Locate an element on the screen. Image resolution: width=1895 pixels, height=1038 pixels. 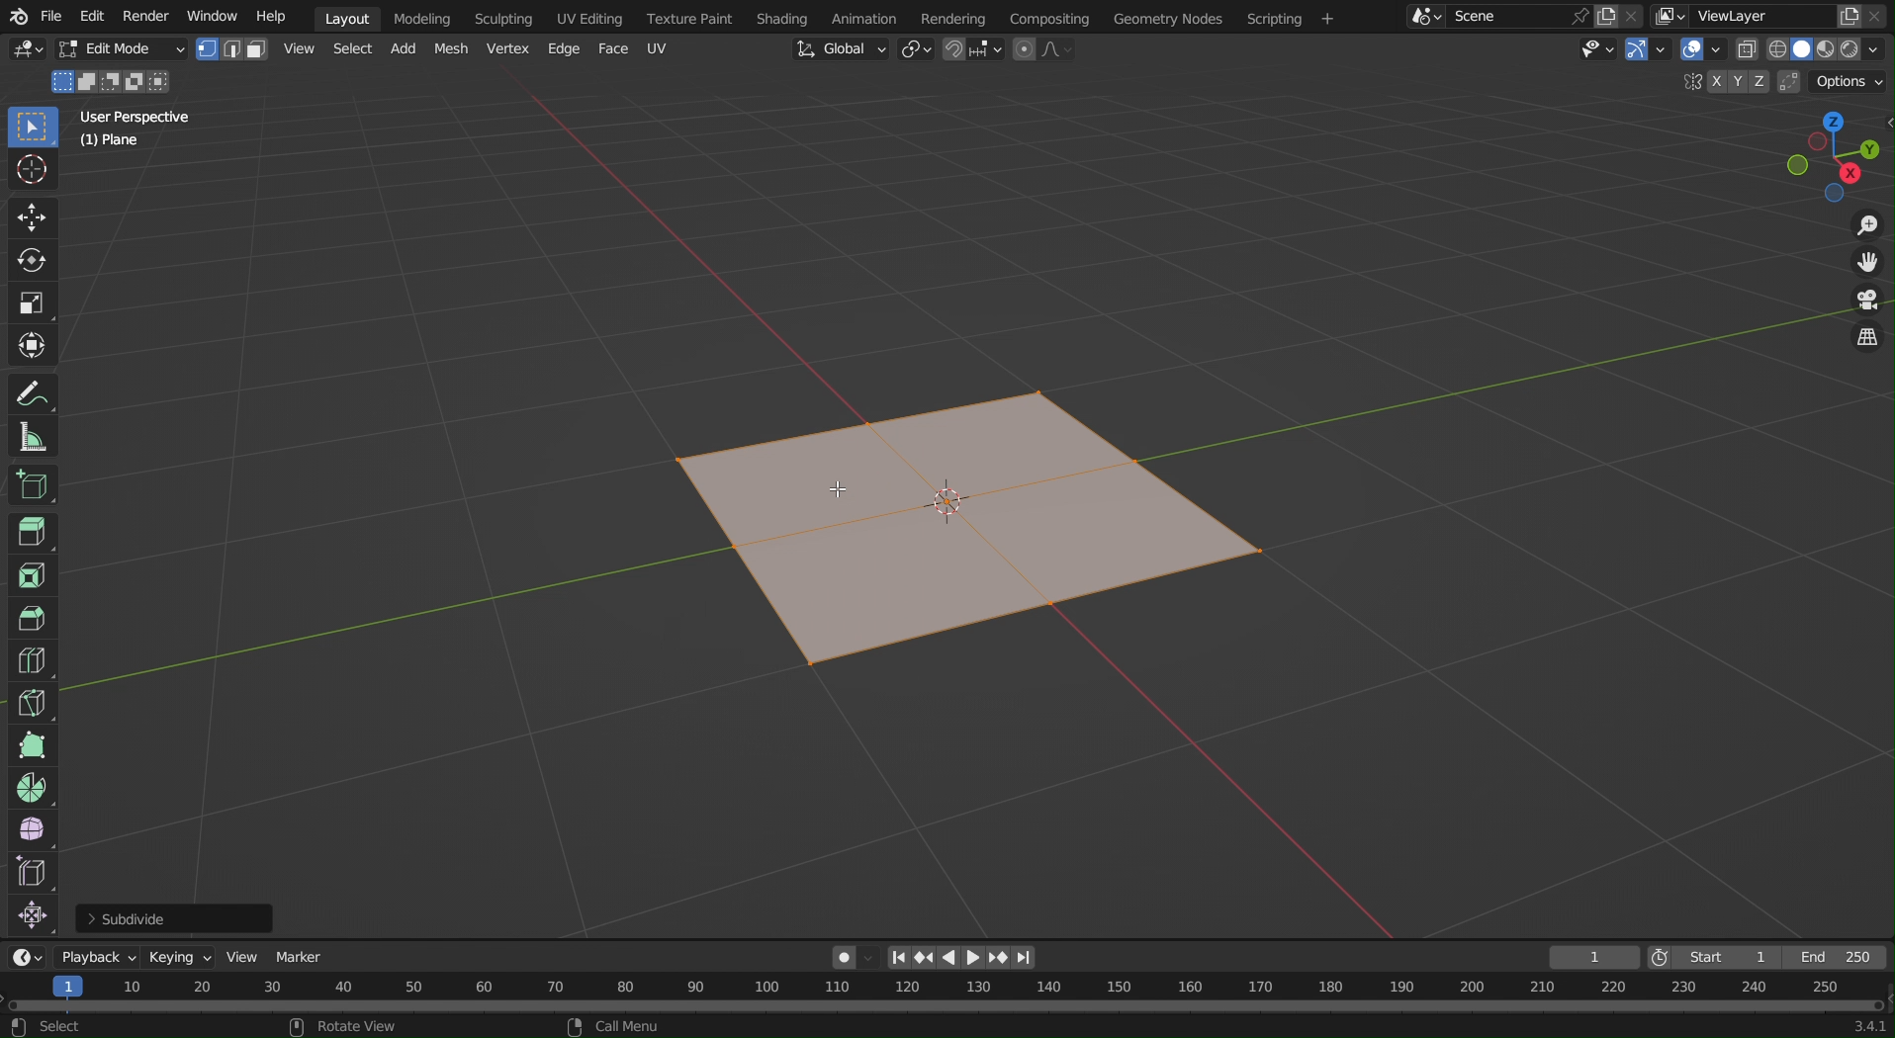
Playback is located at coordinates (98, 957).